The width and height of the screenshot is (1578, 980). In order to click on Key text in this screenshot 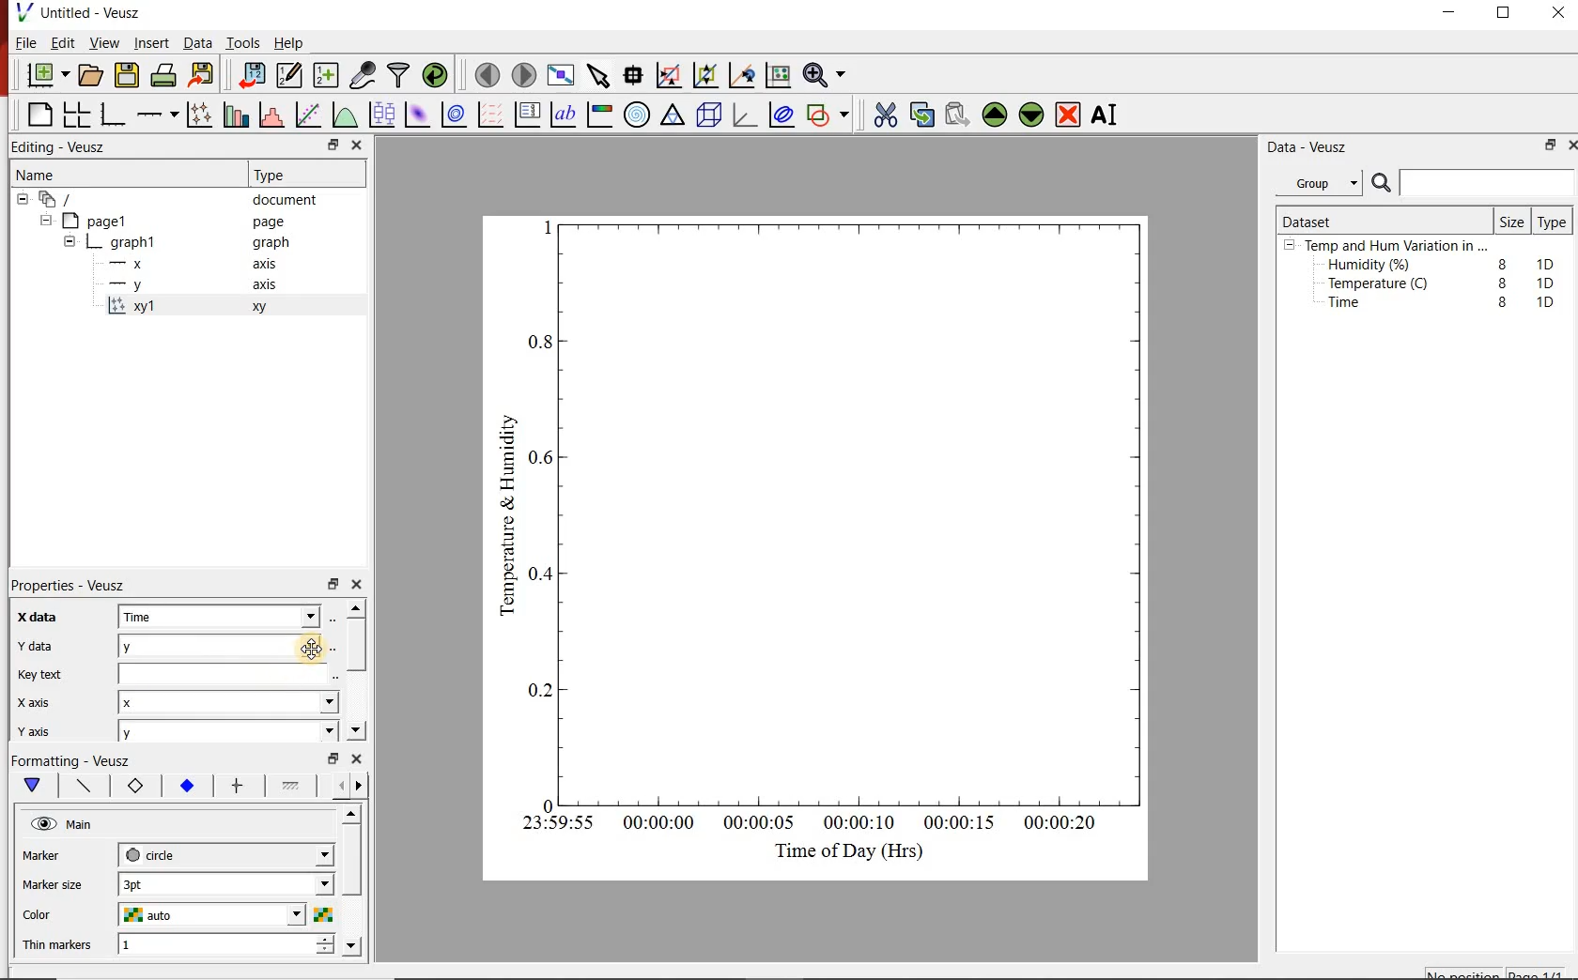, I will do `click(162, 676)`.